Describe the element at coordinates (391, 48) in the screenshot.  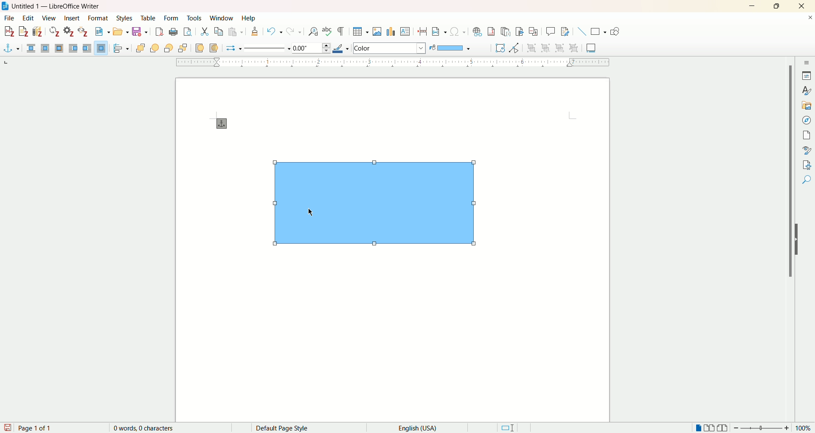
I see `area styling` at that location.